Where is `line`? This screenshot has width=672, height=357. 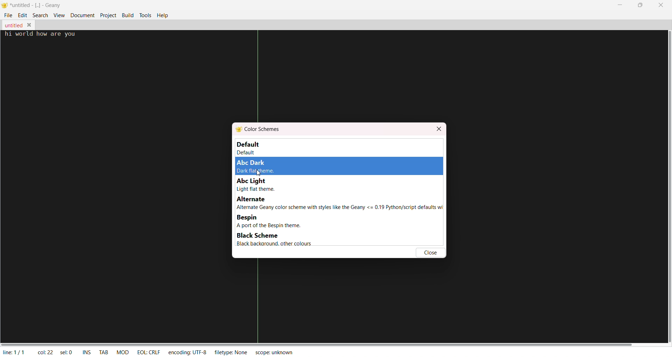
line is located at coordinates (13, 351).